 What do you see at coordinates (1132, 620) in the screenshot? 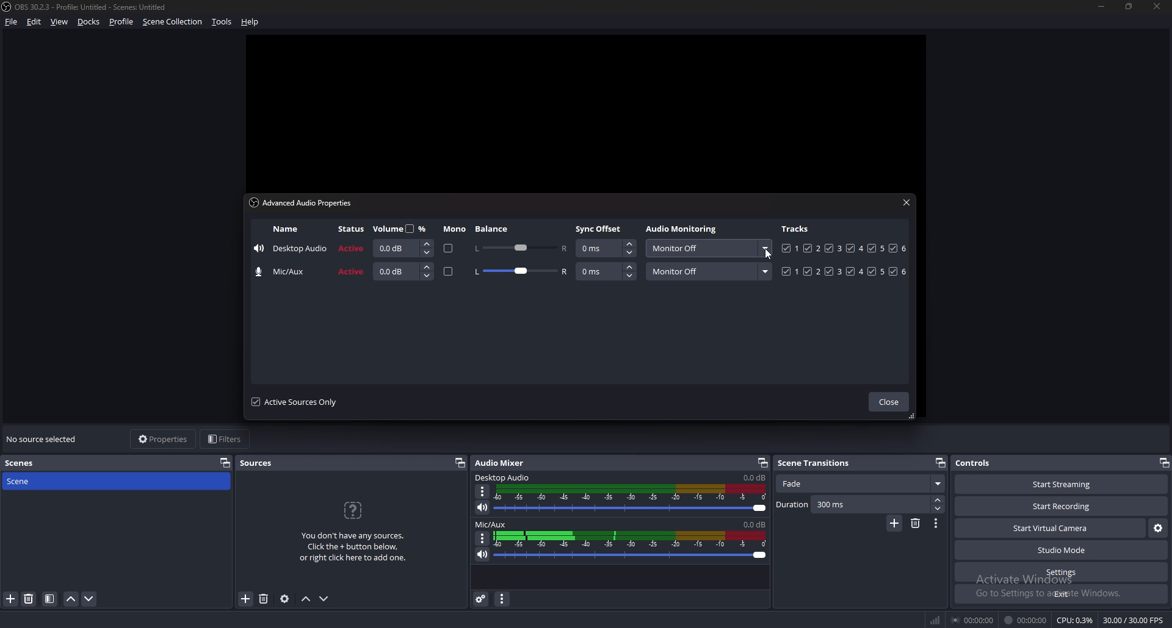
I see `30.00 / 30.00 FPS` at bounding box center [1132, 620].